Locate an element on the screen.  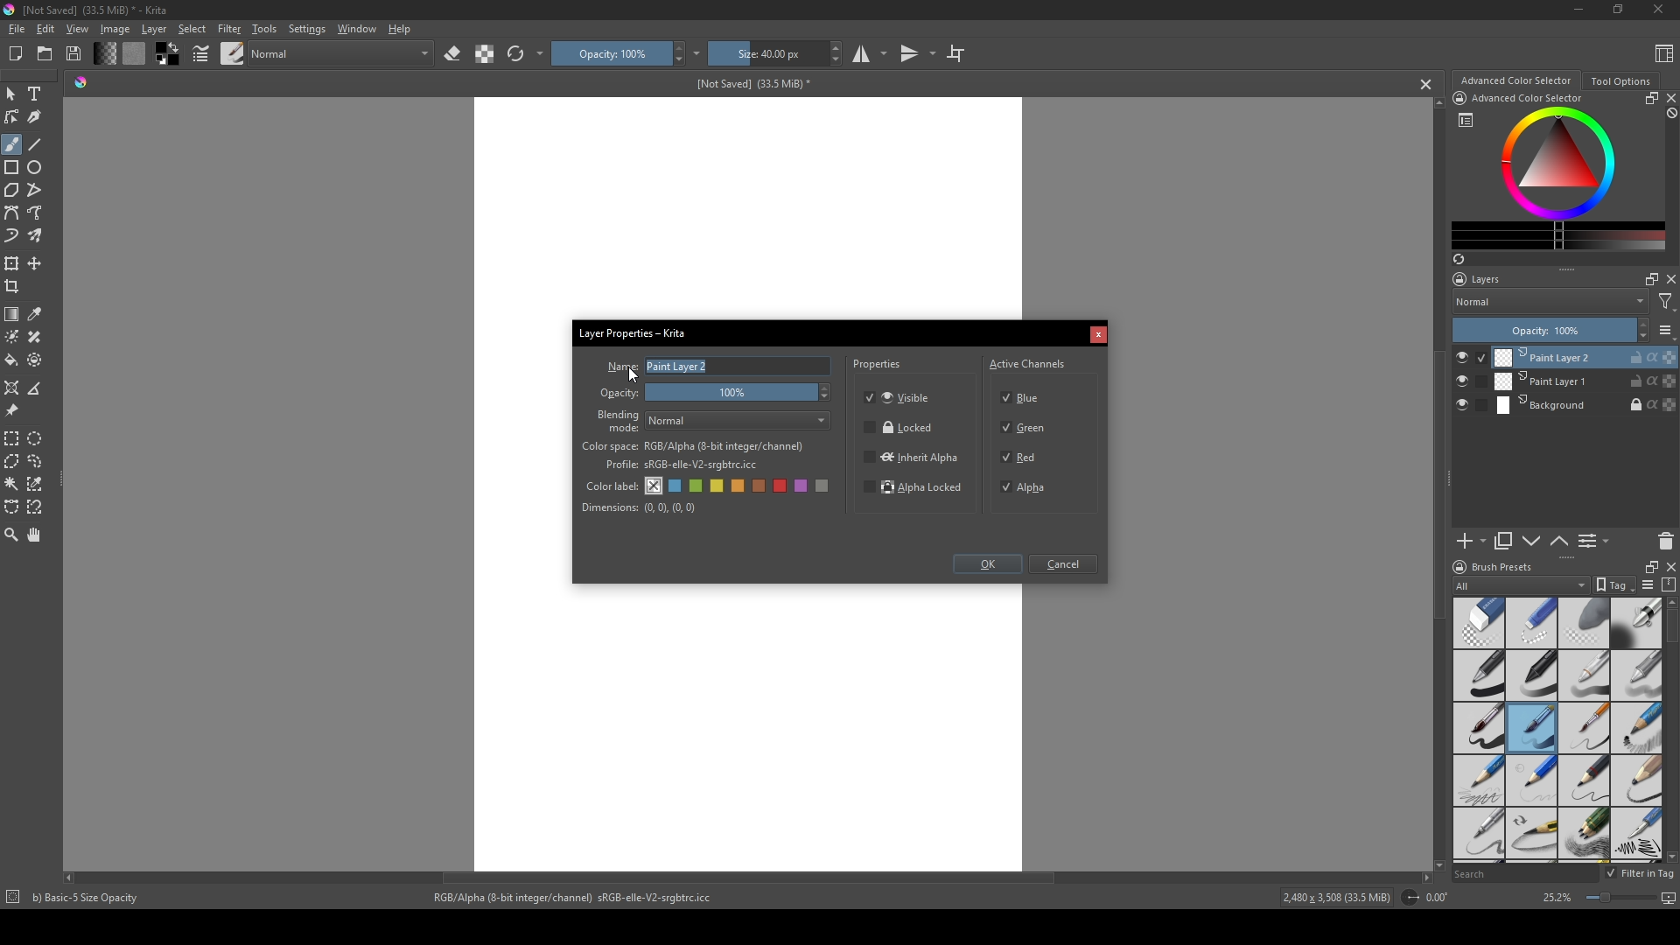
file is located at coordinates (16, 30).